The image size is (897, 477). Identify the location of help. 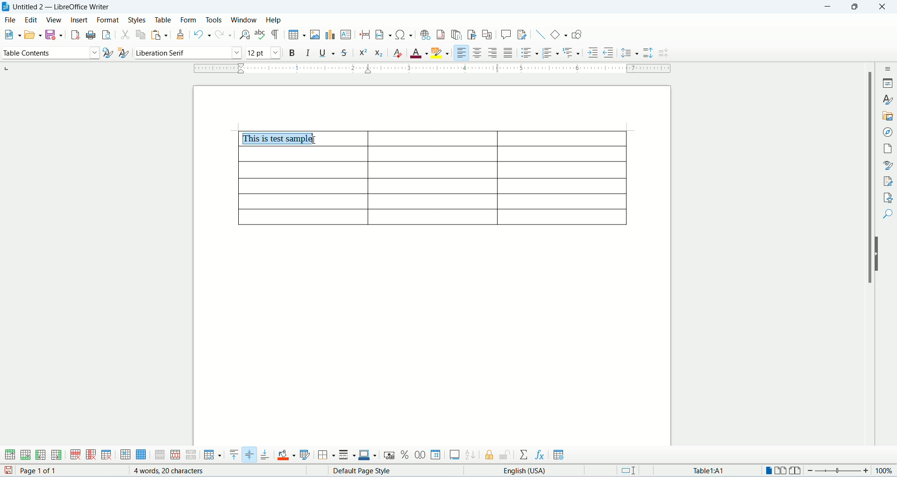
(274, 20).